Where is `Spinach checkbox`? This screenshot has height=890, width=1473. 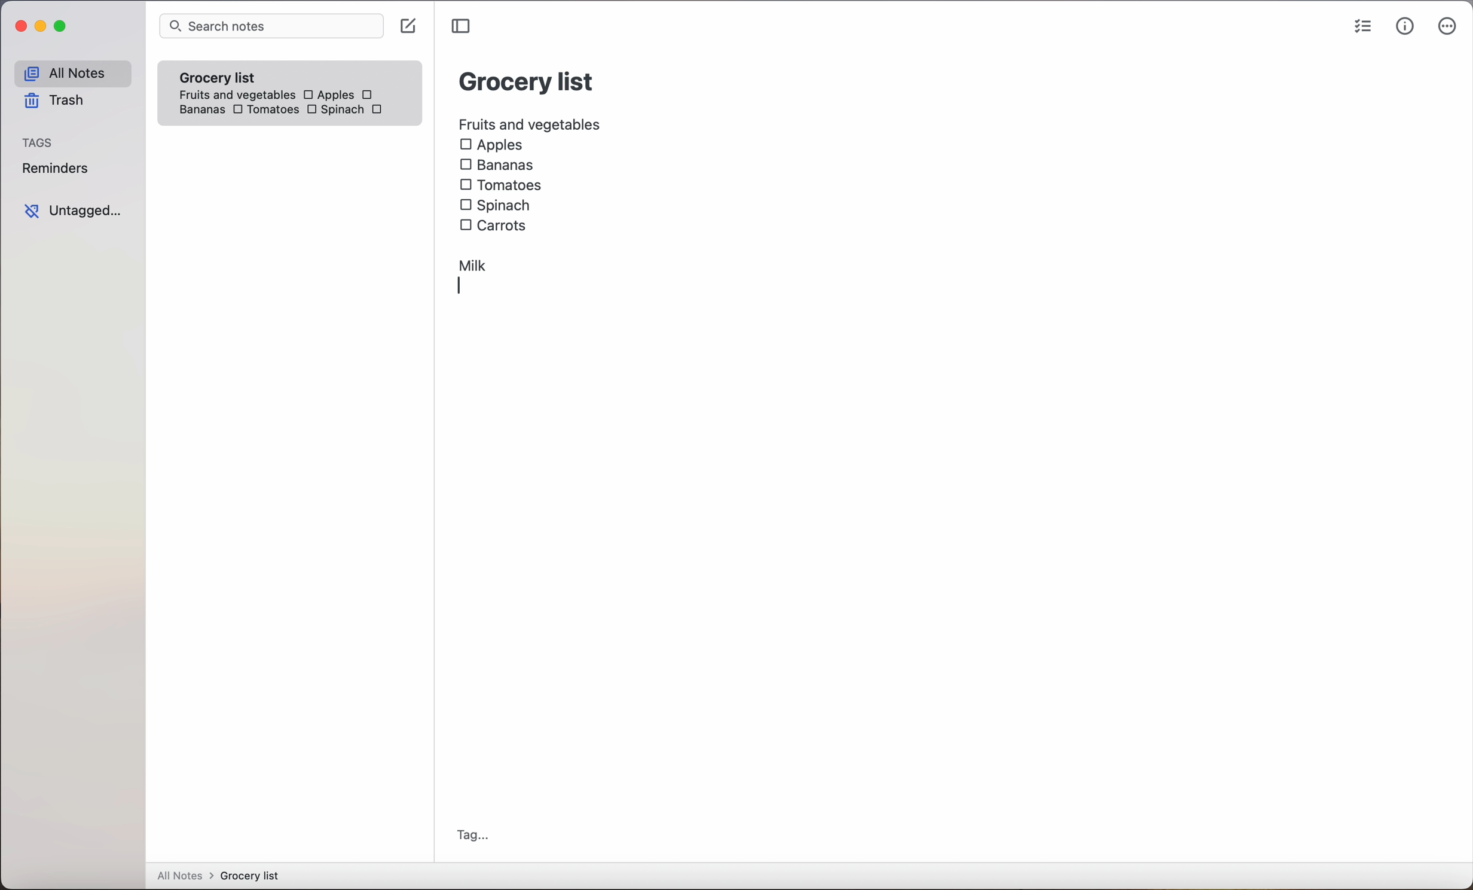
Spinach checkbox is located at coordinates (496, 205).